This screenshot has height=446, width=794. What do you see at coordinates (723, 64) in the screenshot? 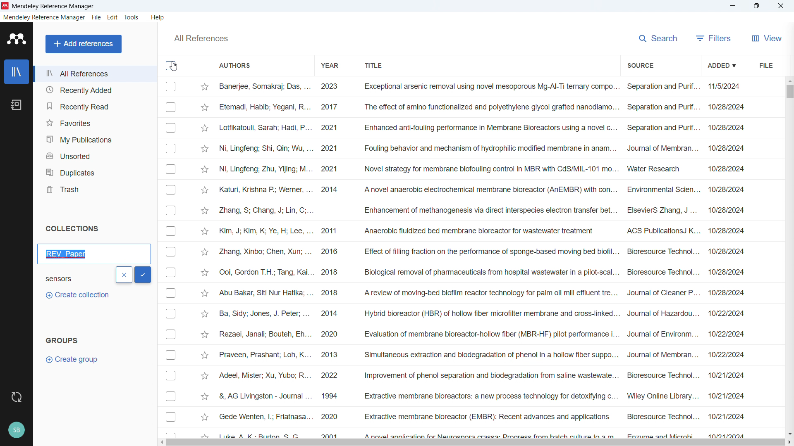
I see `Added` at bounding box center [723, 64].